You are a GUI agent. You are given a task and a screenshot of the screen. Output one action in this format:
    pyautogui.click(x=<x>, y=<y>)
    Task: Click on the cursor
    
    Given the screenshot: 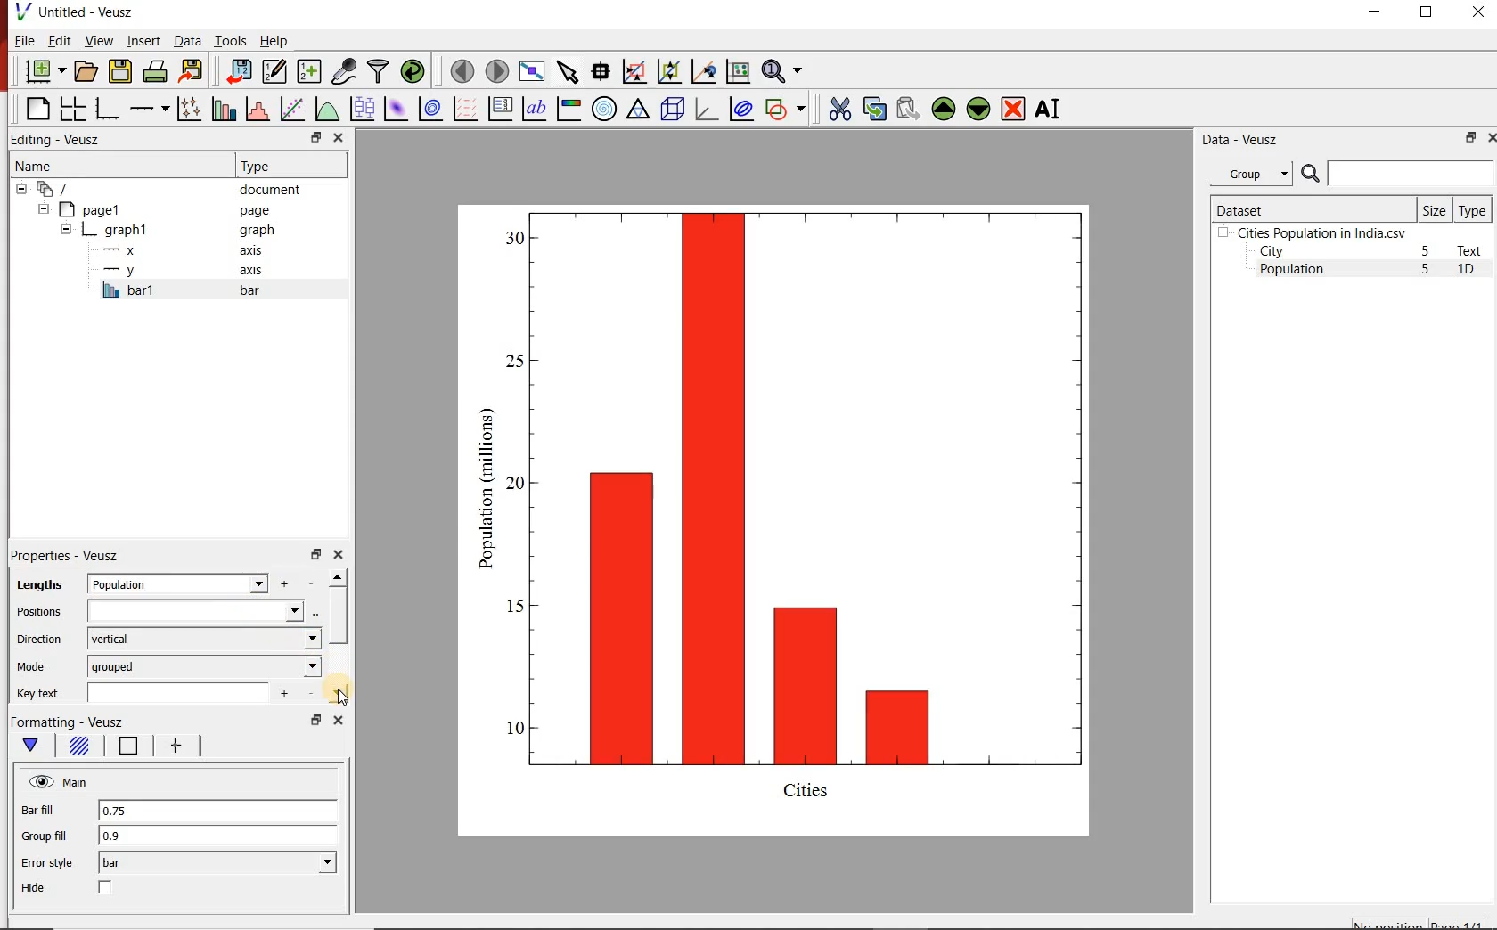 What is the action you would take?
    pyautogui.click(x=343, y=696)
    